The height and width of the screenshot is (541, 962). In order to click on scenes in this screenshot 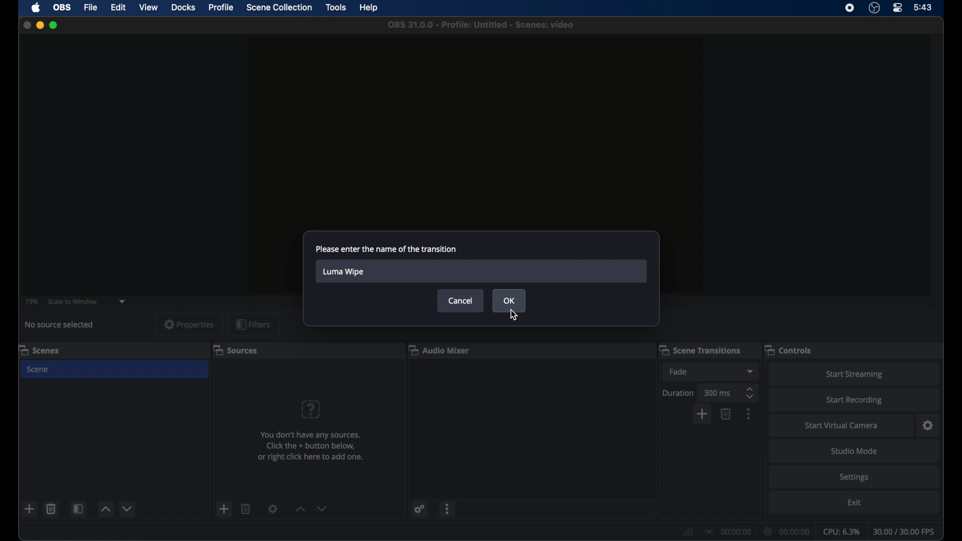, I will do `click(41, 350)`.